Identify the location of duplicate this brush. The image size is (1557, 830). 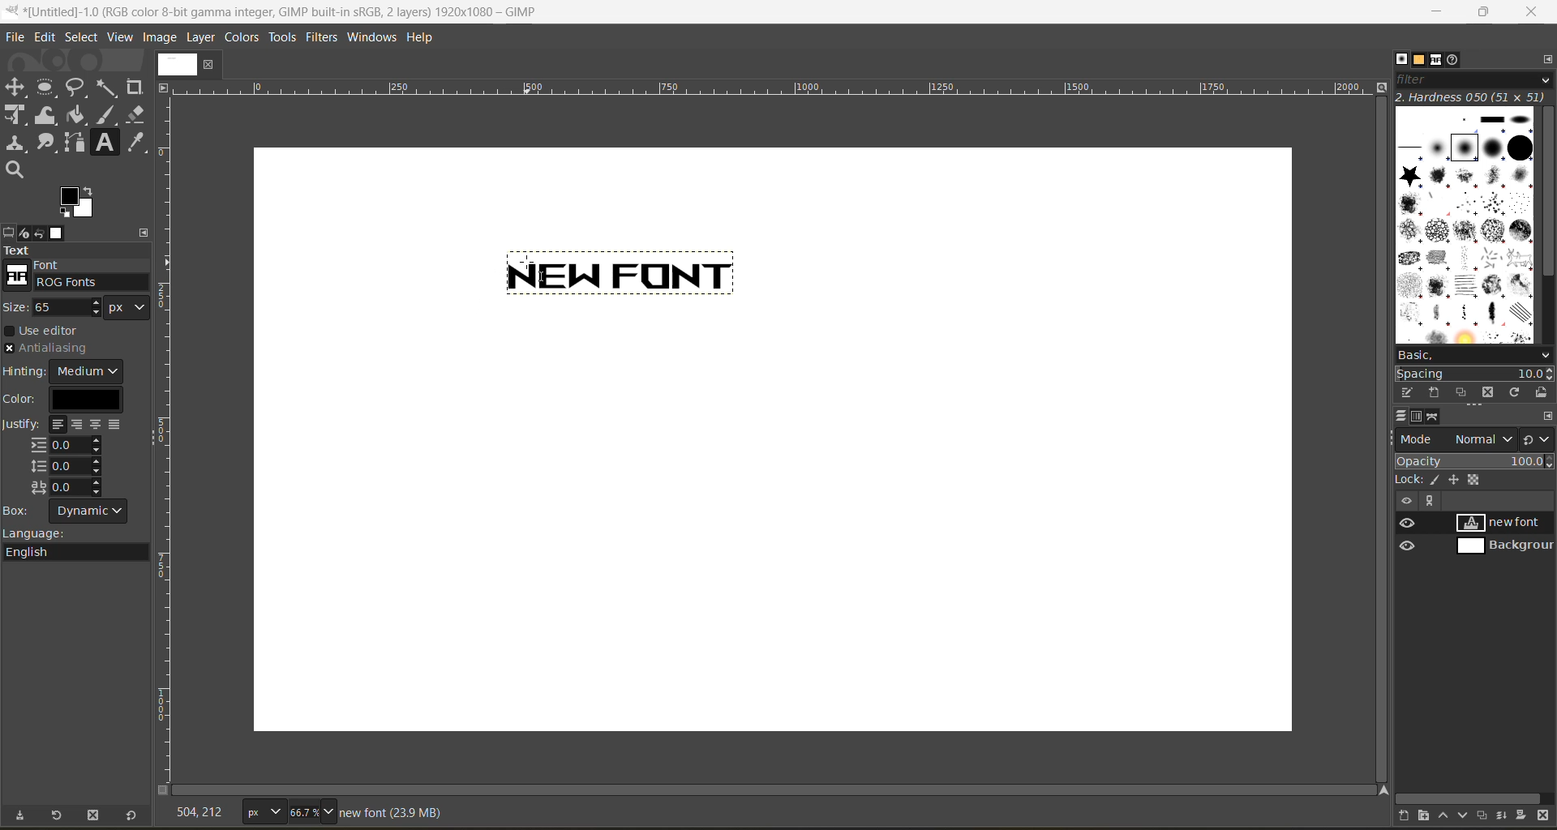
(1465, 392).